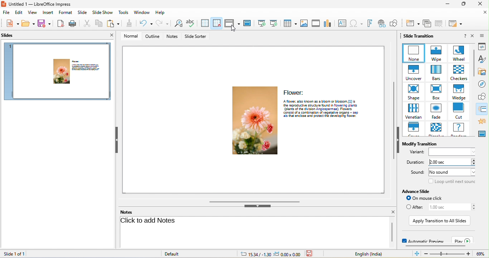  I want to click on current zoom, so click(482, 254).